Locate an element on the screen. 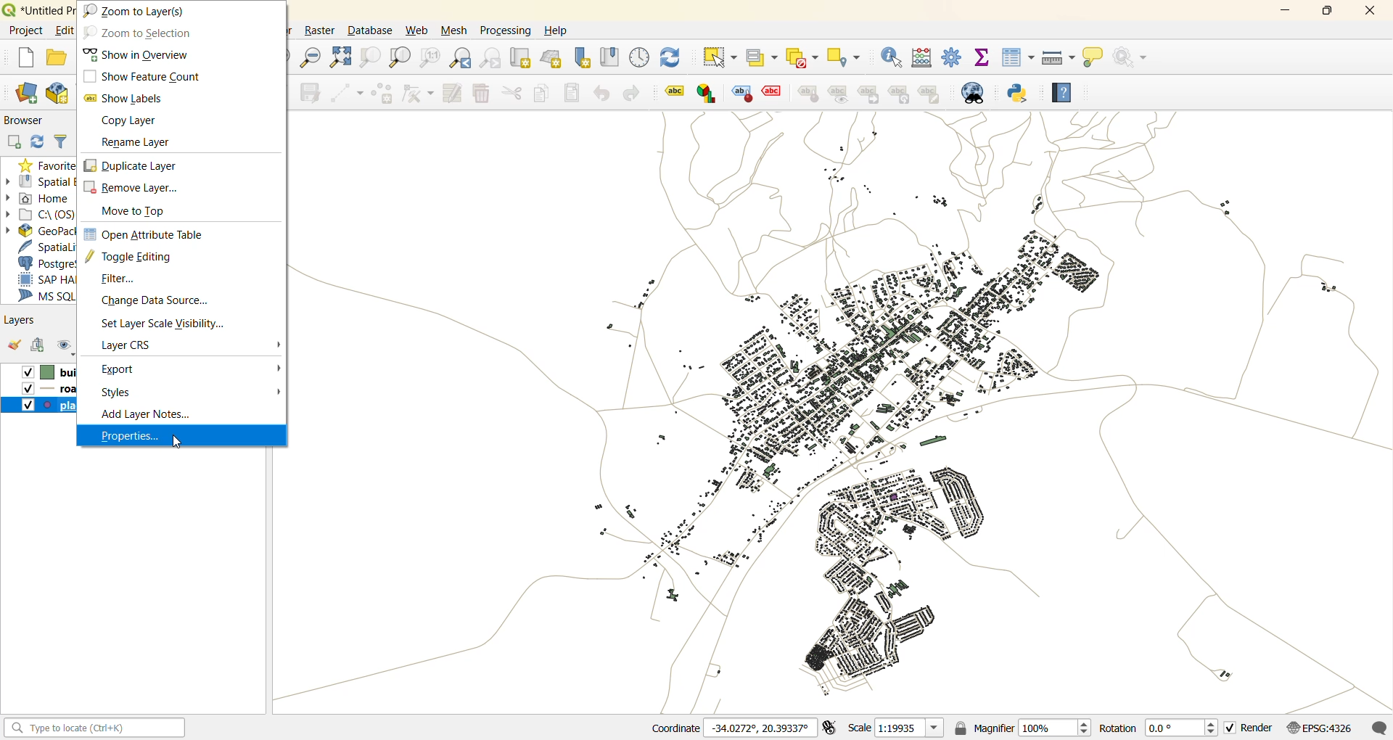 This screenshot has width=1393, height=740. export is located at coordinates (122, 371).